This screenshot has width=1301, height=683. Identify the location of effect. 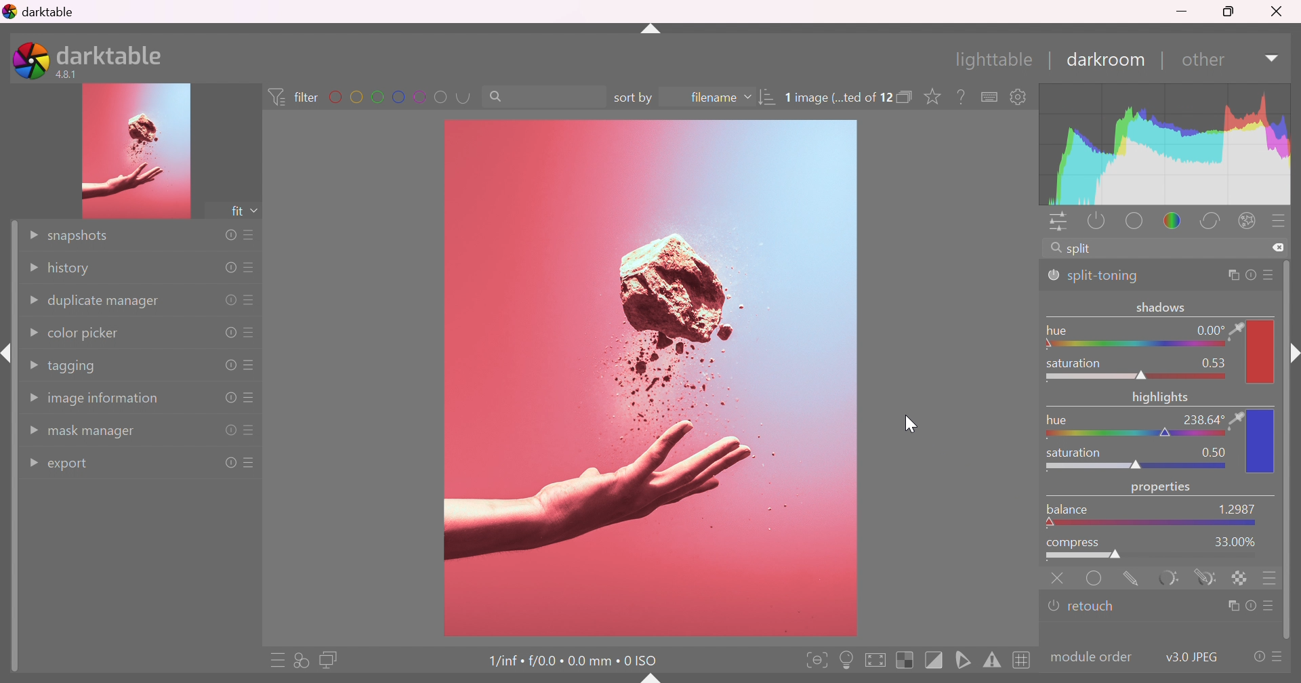
(1249, 221).